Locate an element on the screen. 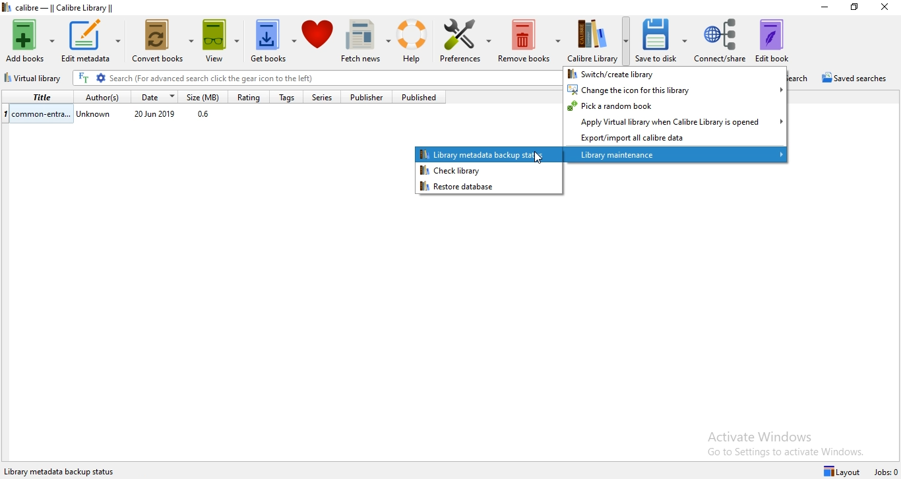 This screenshot has height=479, width=901. 0.6 is located at coordinates (206, 115).